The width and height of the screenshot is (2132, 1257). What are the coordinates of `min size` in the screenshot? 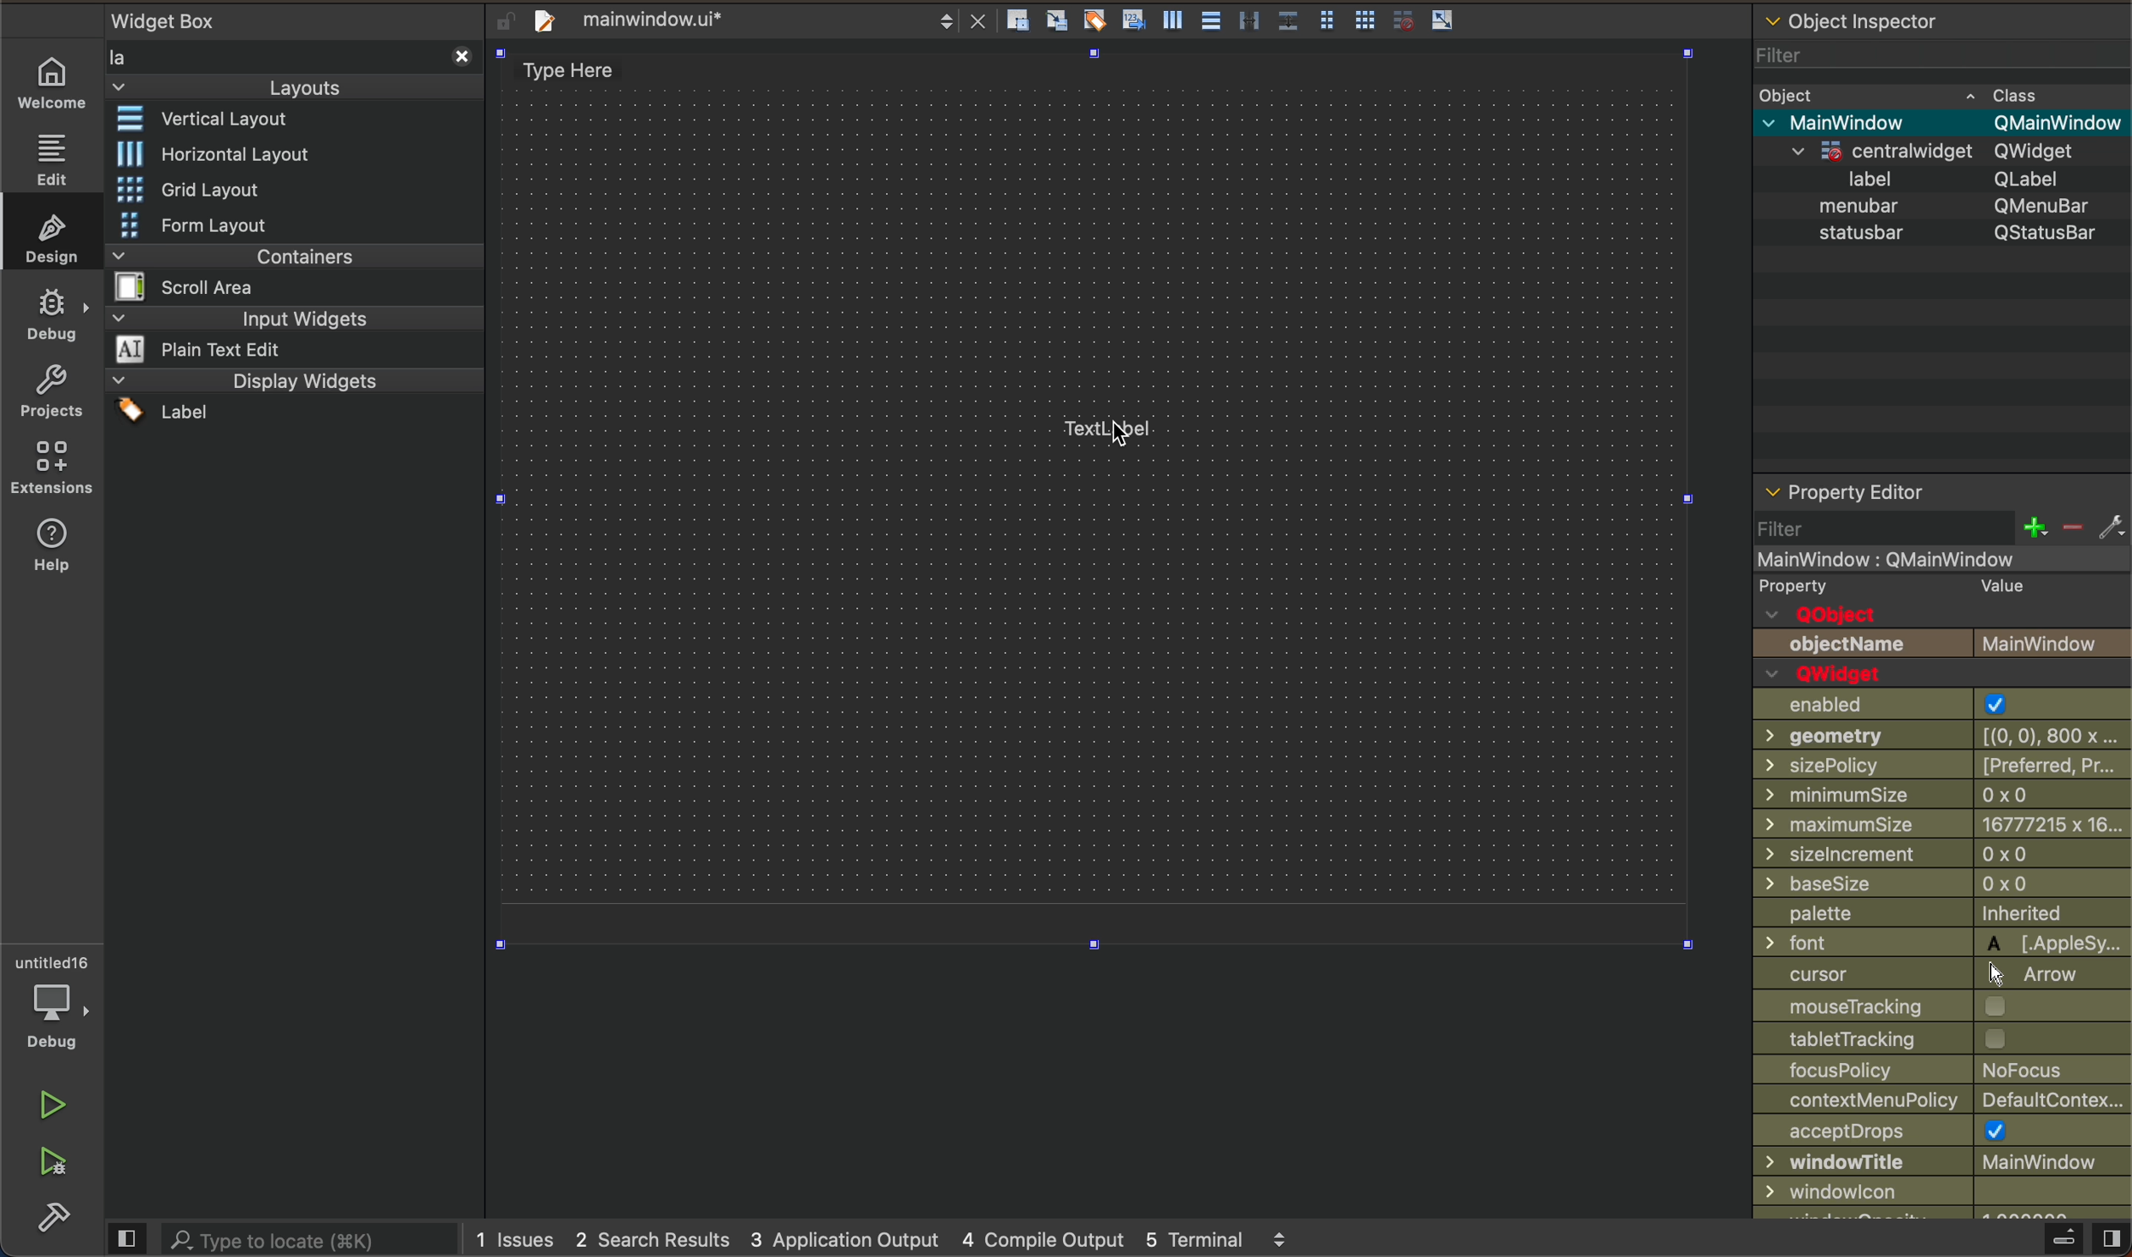 It's located at (1944, 793).